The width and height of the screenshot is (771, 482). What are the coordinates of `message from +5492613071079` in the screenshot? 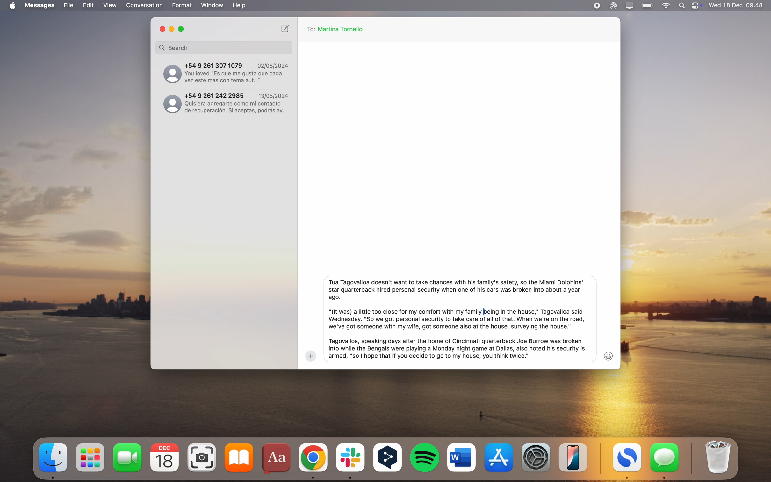 It's located at (226, 72).